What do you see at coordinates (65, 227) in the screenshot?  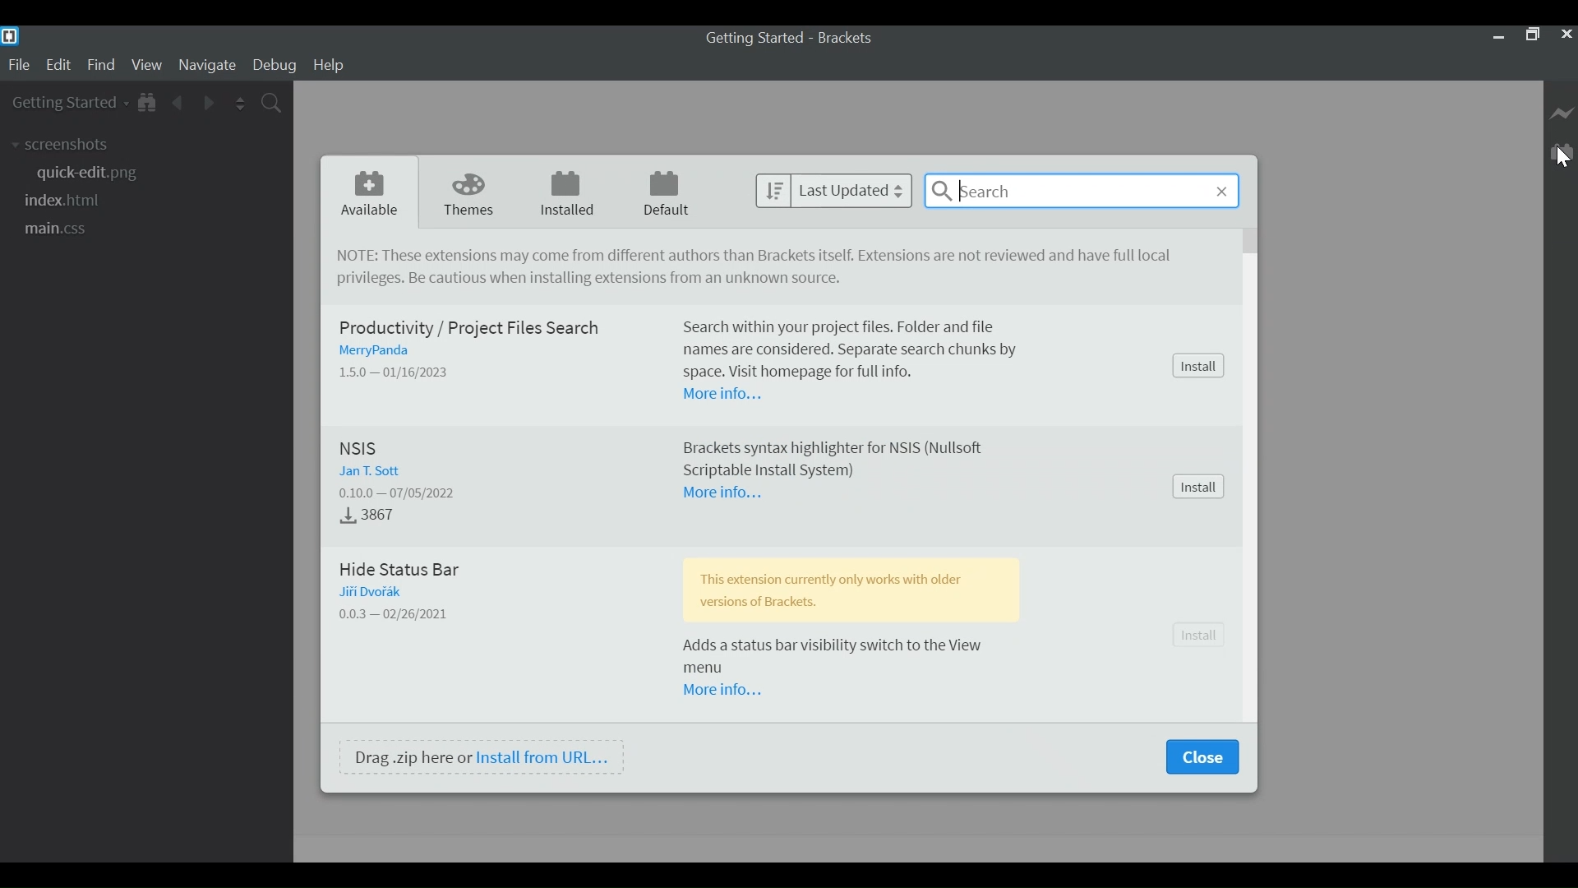 I see `main.css` at bounding box center [65, 227].